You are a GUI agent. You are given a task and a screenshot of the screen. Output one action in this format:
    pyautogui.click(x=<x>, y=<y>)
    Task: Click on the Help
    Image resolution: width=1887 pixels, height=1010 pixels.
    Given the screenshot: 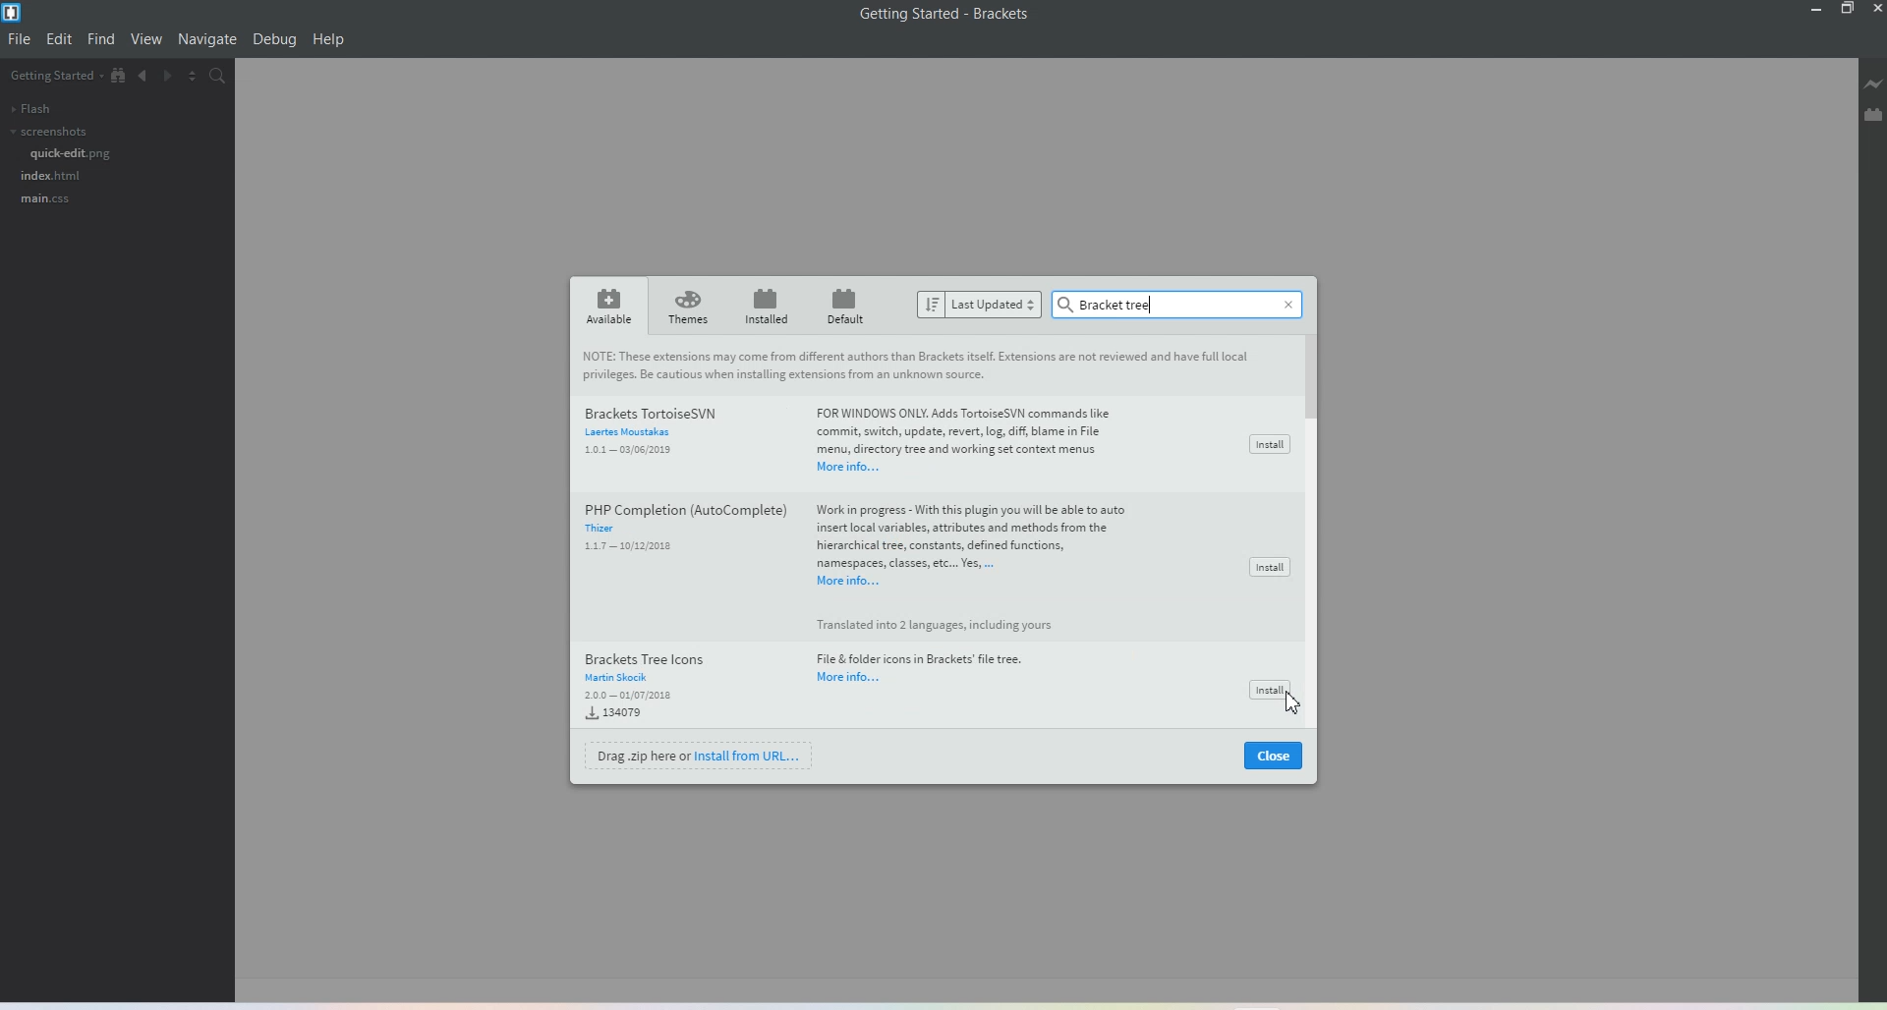 What is the action you would take?
    pyautogui.click(x=329, y=40)
    